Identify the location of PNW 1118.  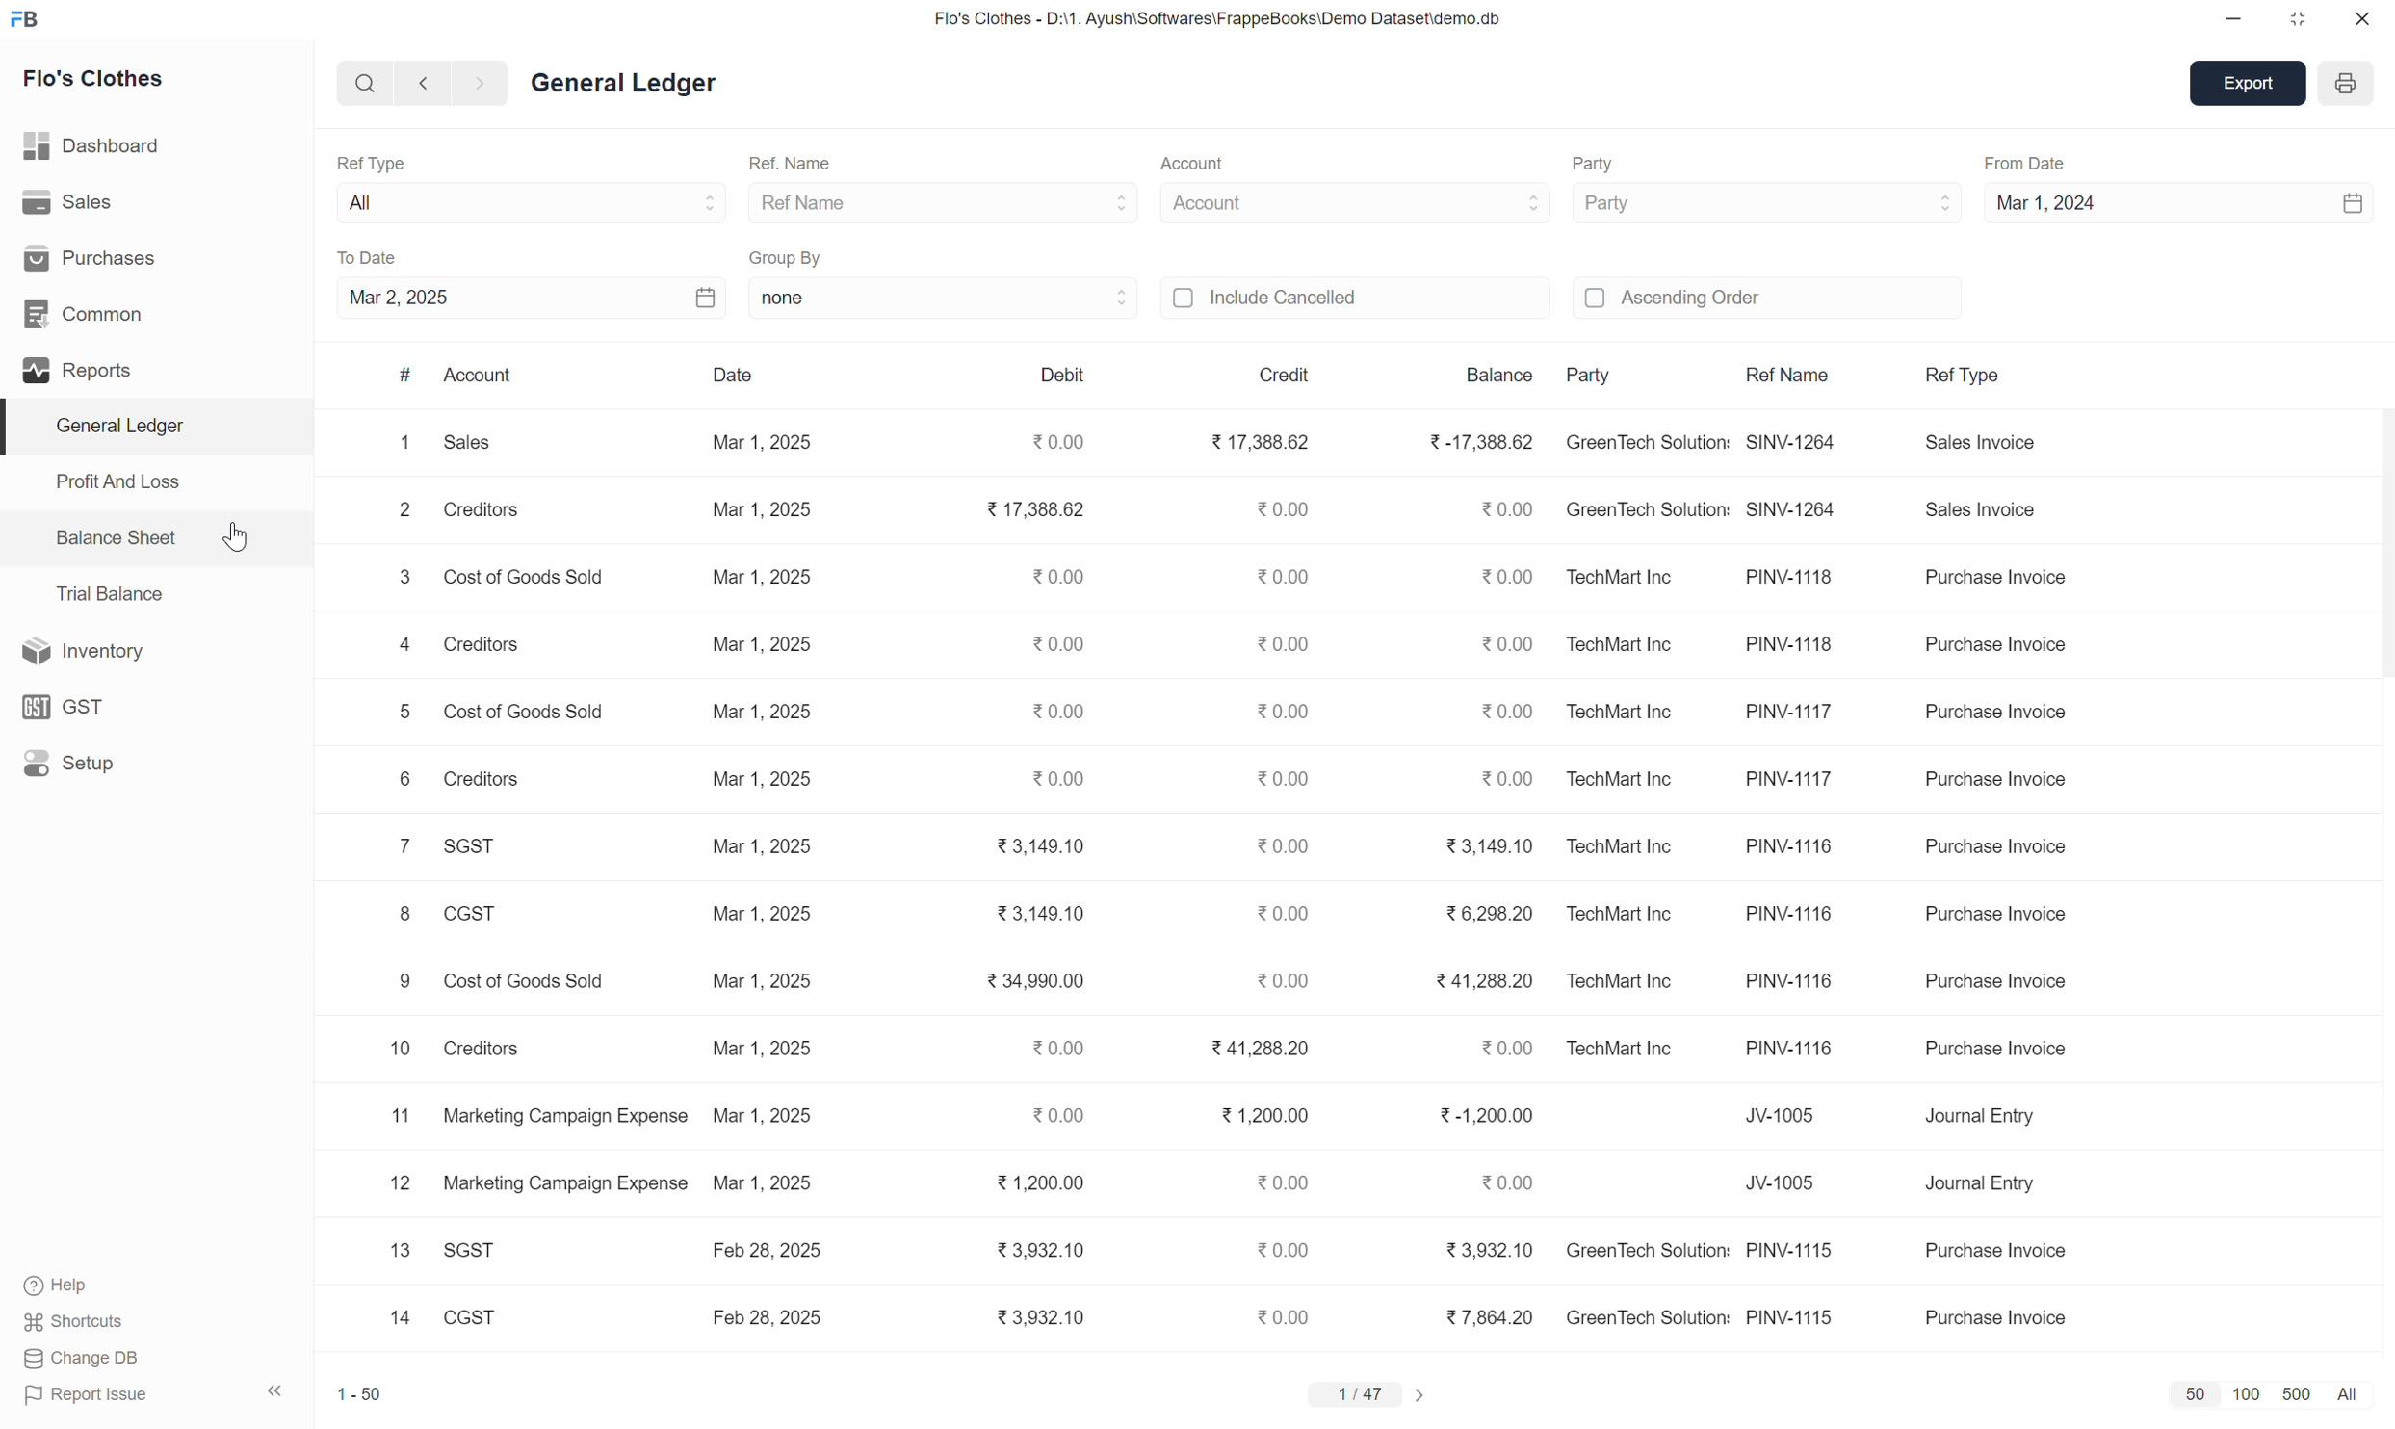
(1792, 846).